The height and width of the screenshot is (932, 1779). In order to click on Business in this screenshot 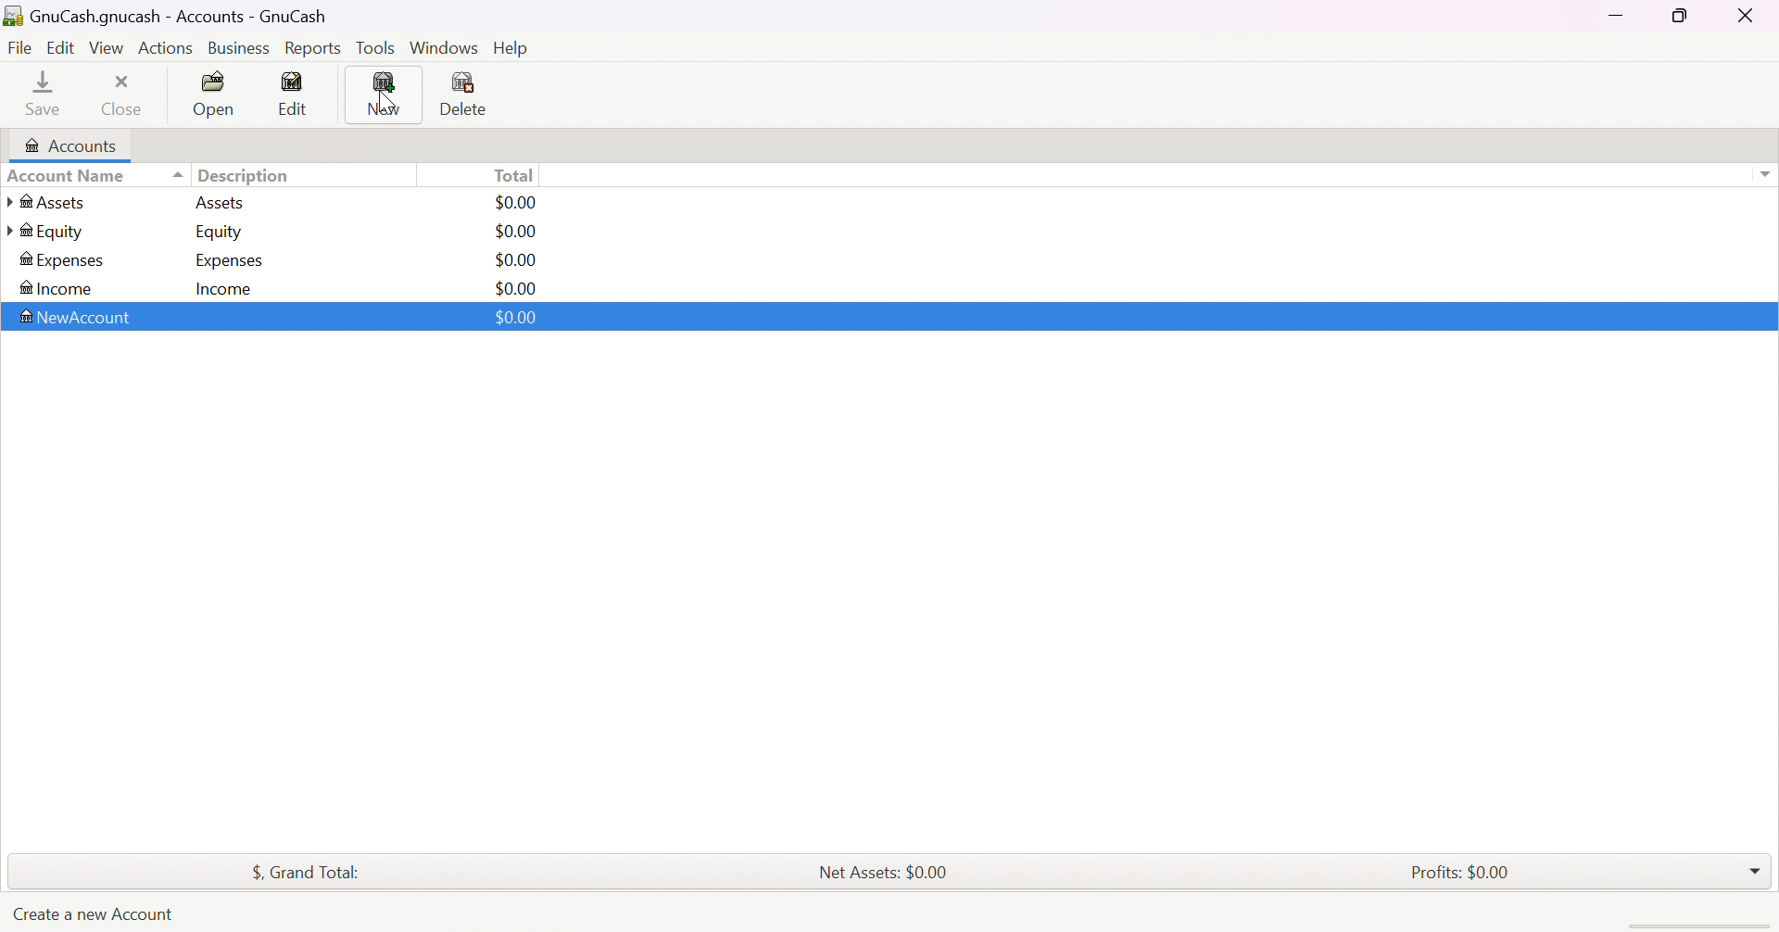, I will do `click(243, 48)`.